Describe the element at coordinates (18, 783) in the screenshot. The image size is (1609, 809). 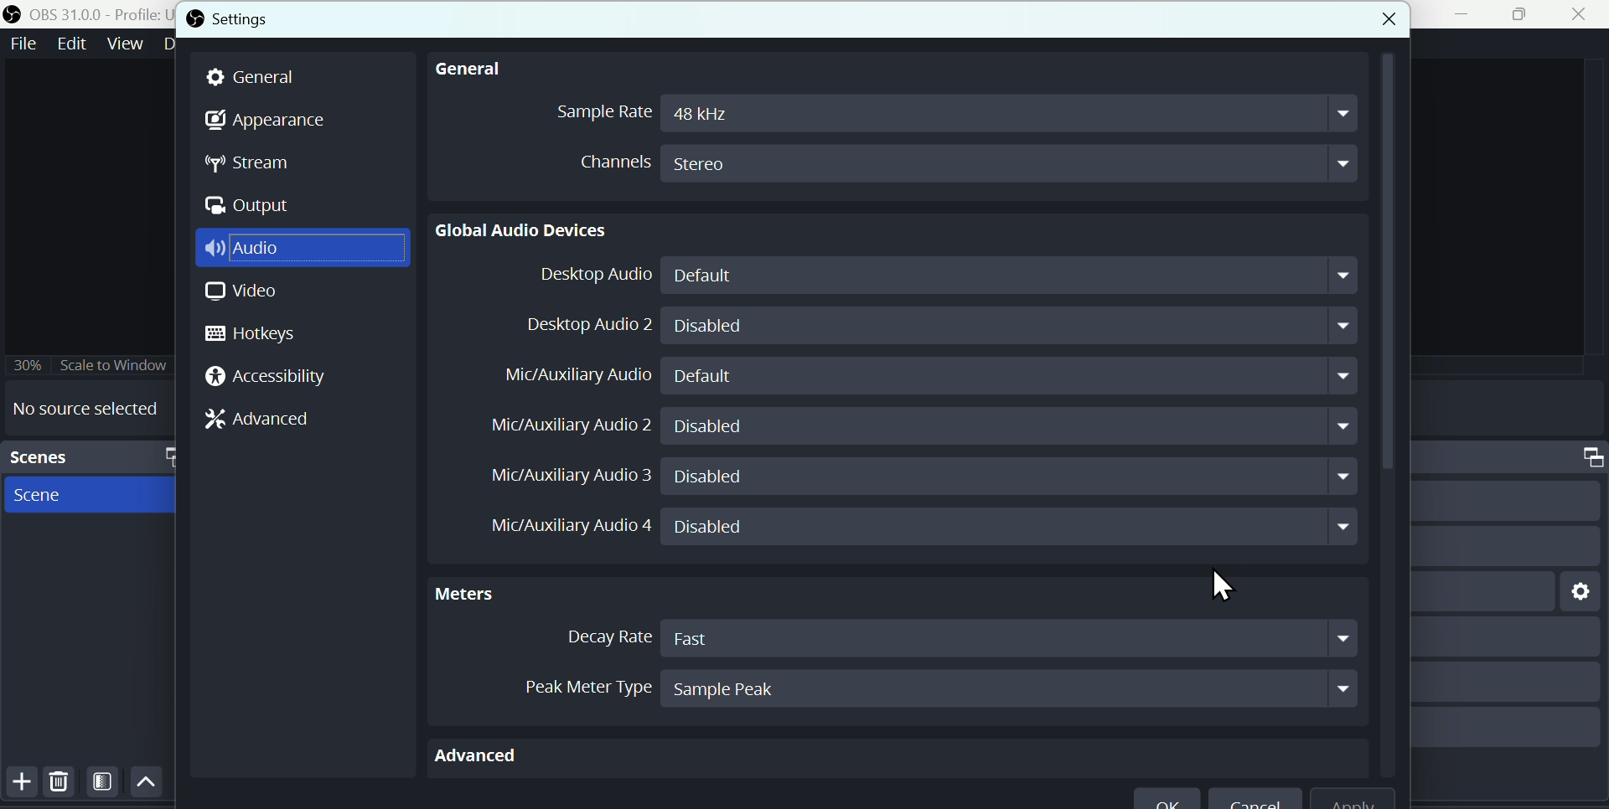
I see `` at that location.